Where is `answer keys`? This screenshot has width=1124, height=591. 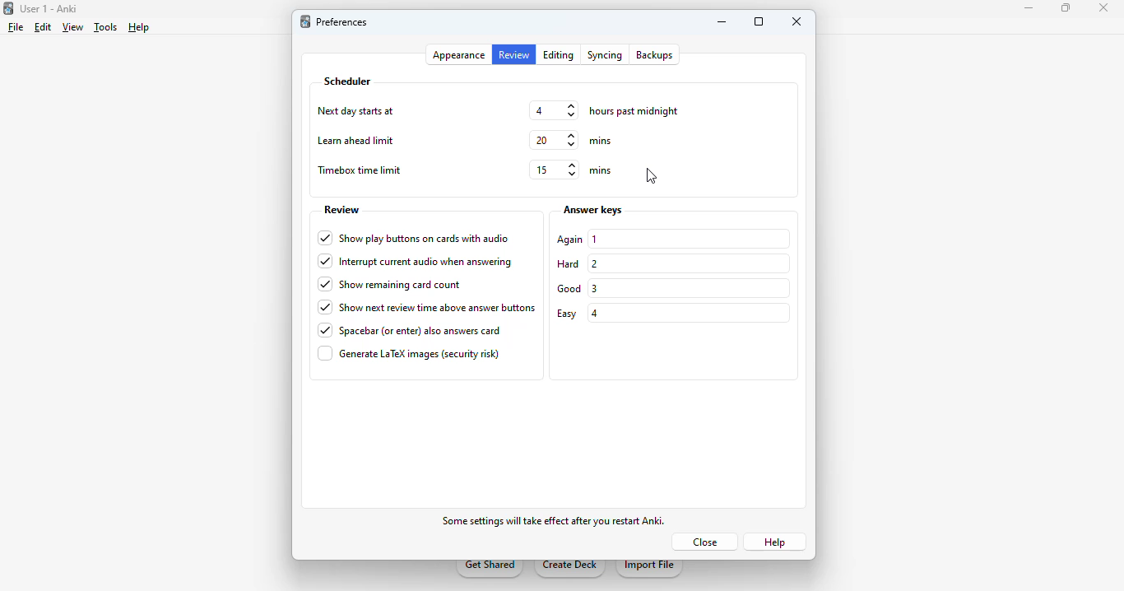
answer keys is located at coordinates (594, 210).